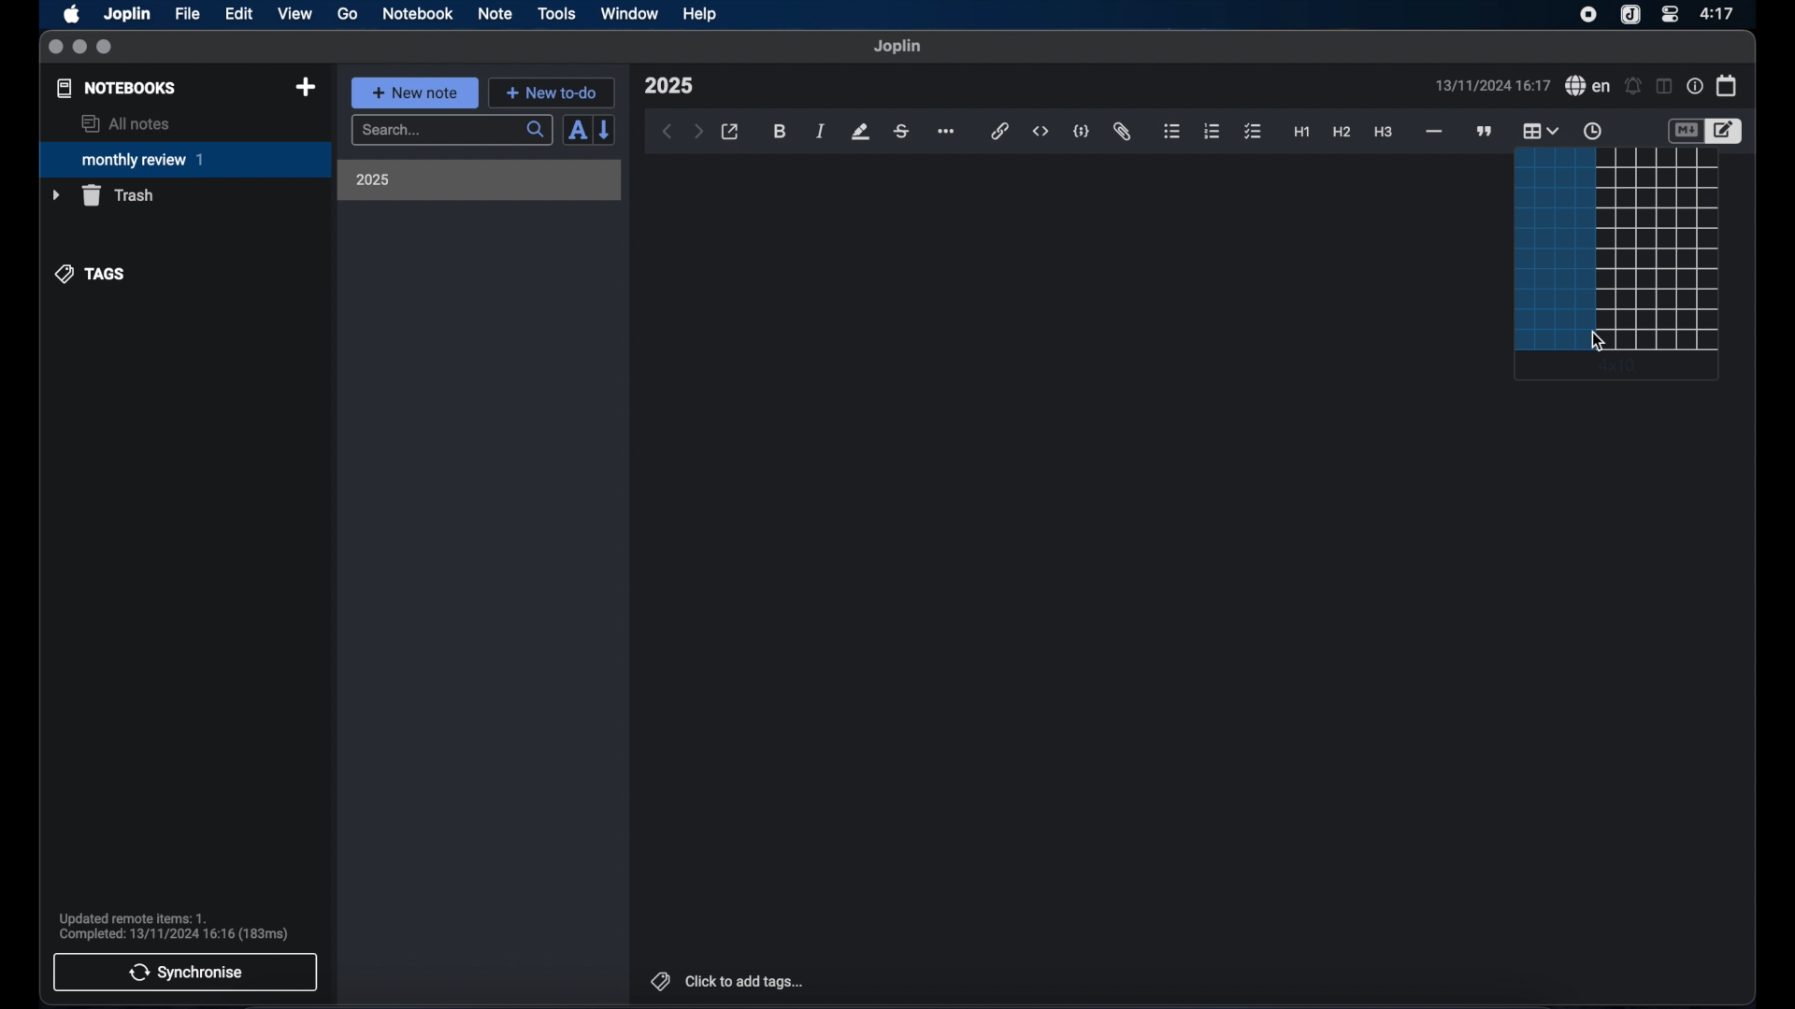 This screenshot has height=1009, width=1795. What do you see at coordinates (1383, 133) in the screenshot?
I see `heading 3` at bounding box center [1383, 133].